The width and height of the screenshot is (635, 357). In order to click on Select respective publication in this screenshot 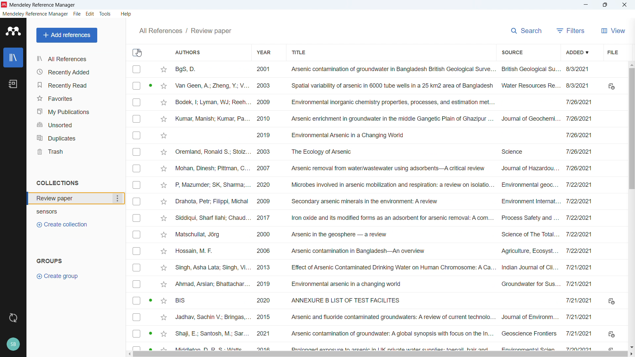, I will do `click(137, 301)`.